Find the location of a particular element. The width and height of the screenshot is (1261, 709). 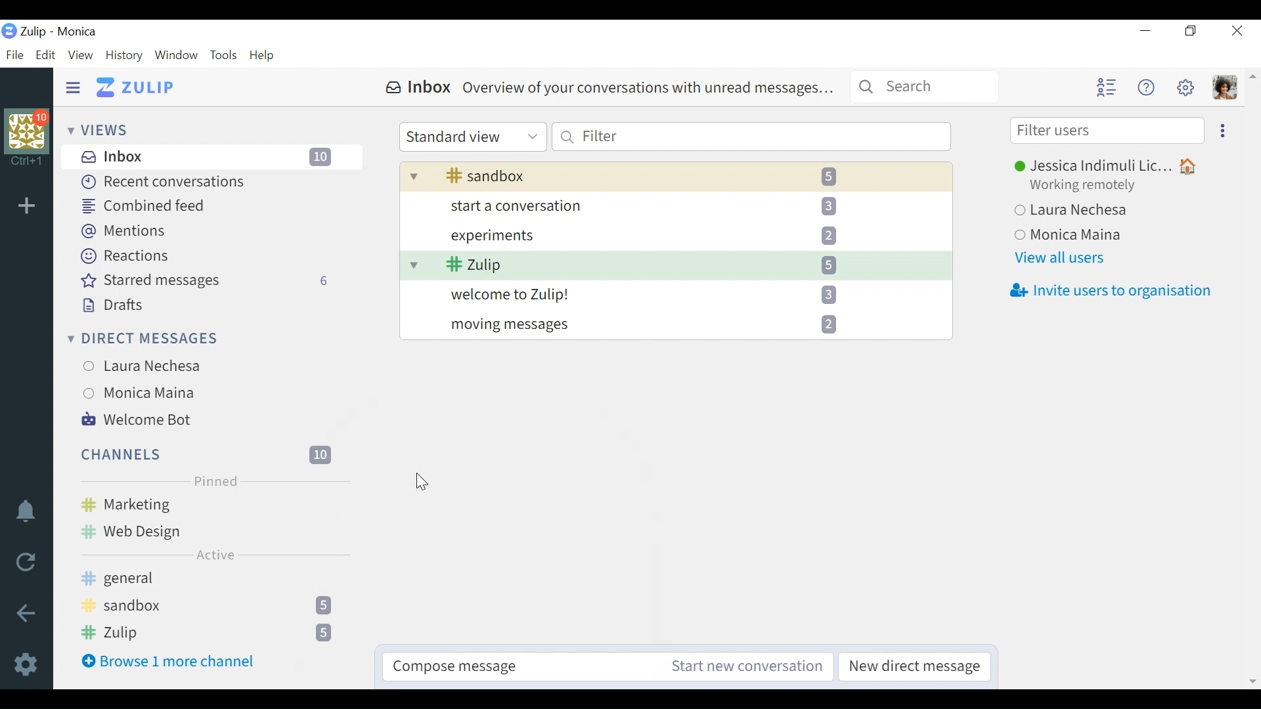

New direct messages is located at coordinates (912, 667).